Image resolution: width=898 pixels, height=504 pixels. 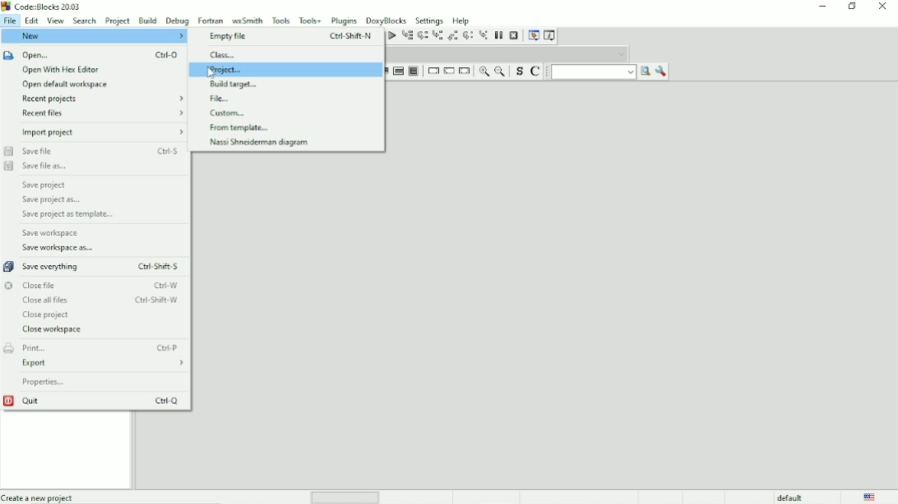 I want to click on Zoom in, so click(x=484, y=71).